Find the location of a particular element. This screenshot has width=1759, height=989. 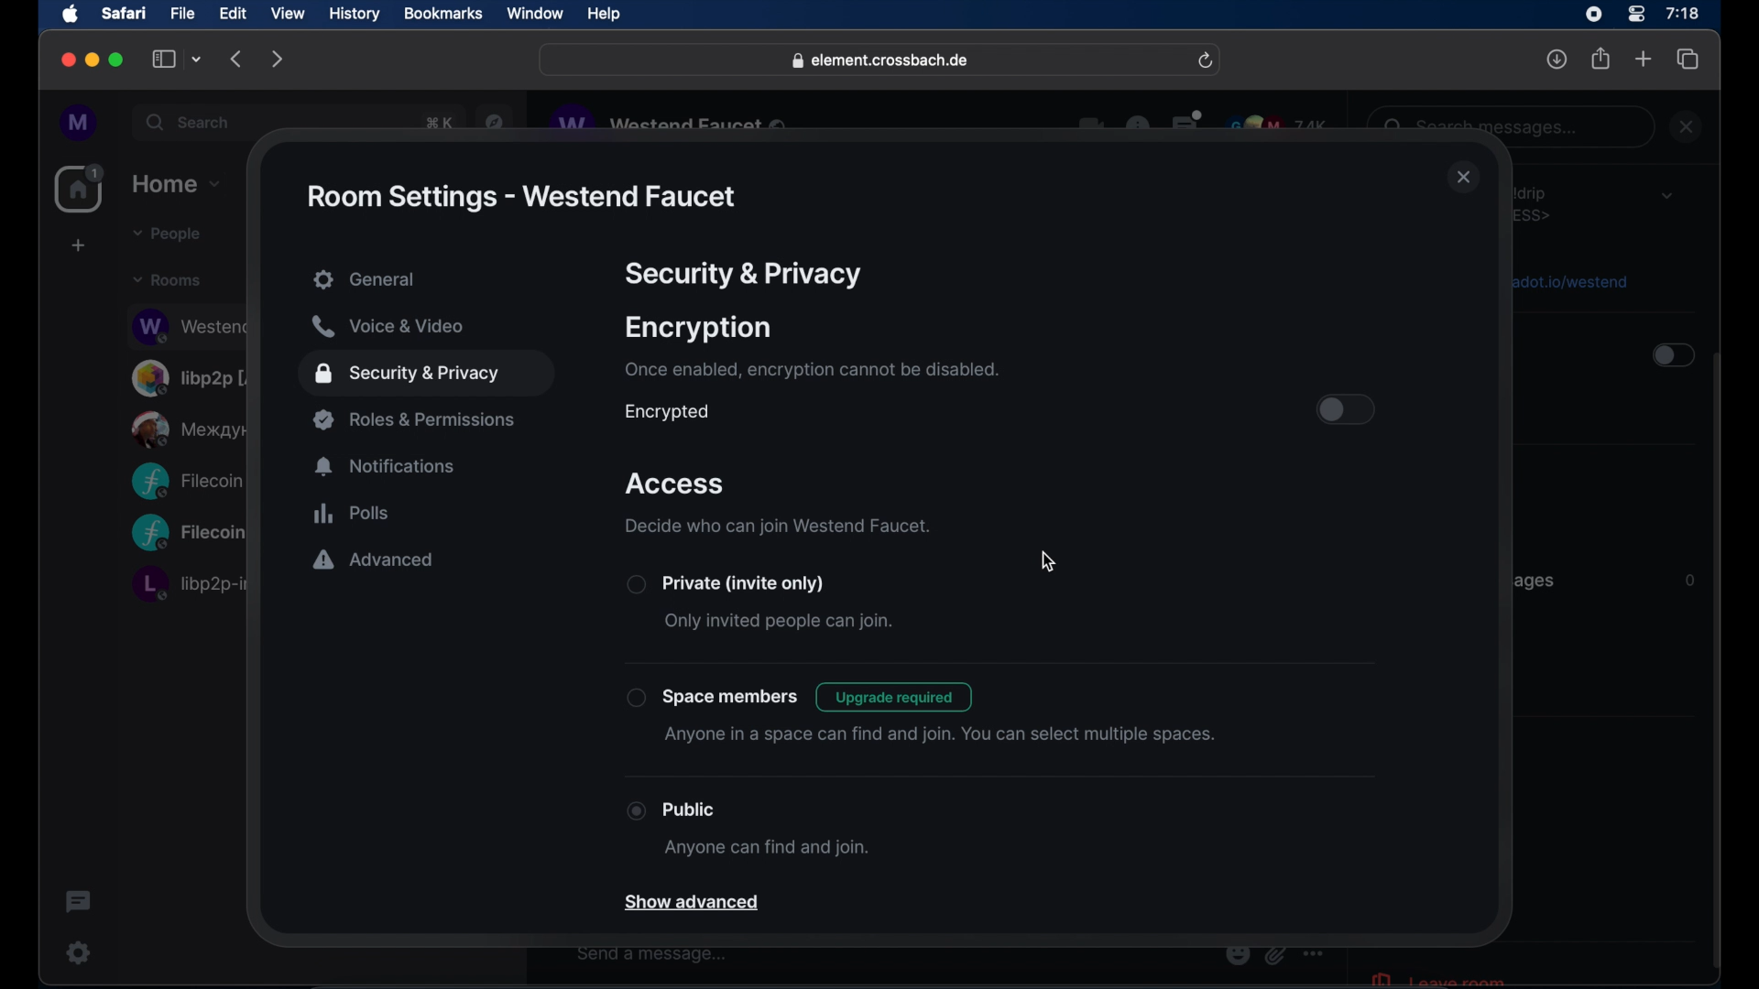

apple icon is located at coordinates (71, 15).